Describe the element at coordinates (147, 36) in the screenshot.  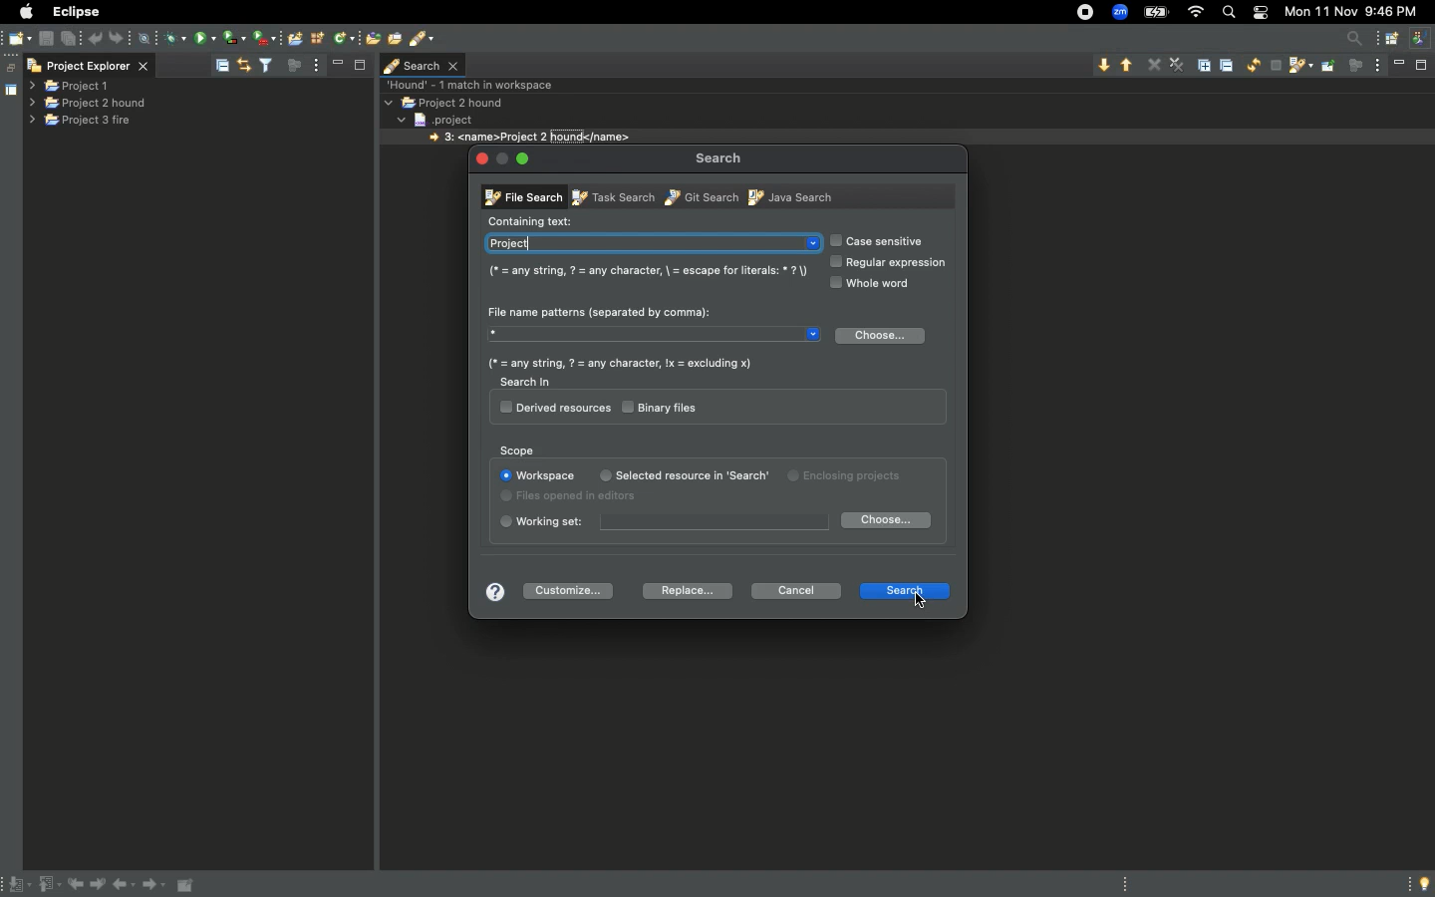
I see `skip all break points` at that location.